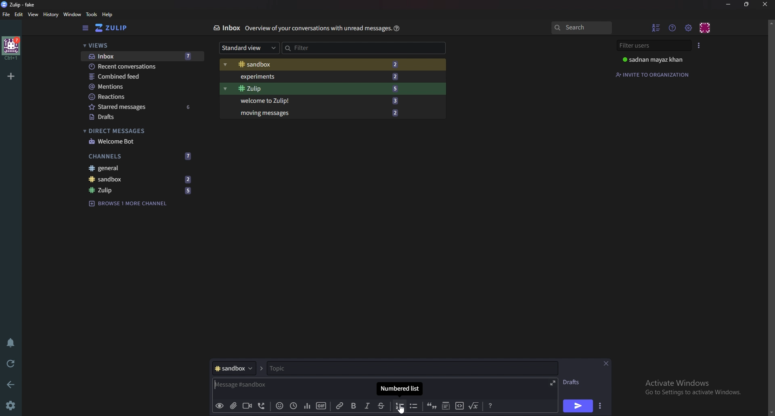 This screenshot has width=775, height=416. Describe the element at coordinates (747, 4) in the screenshot. I see `Resize` at that location.